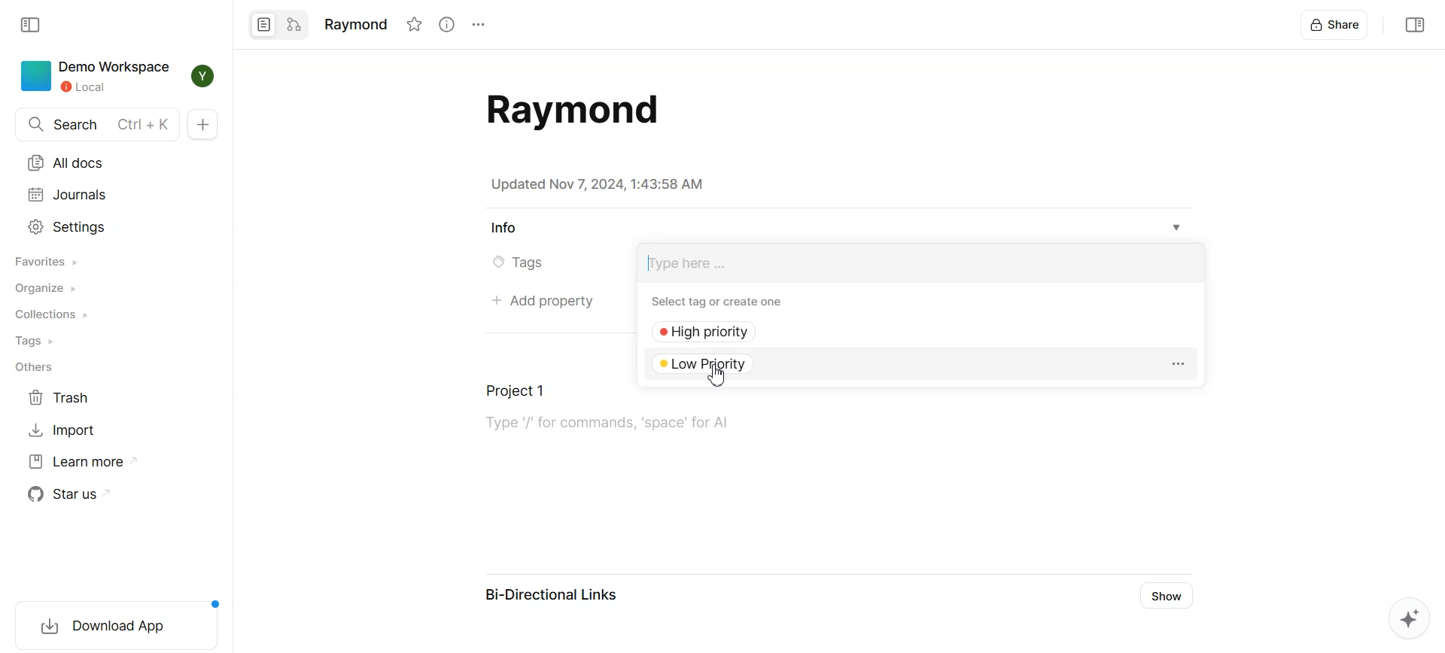  I want to click on Document task, so click(749, 414).